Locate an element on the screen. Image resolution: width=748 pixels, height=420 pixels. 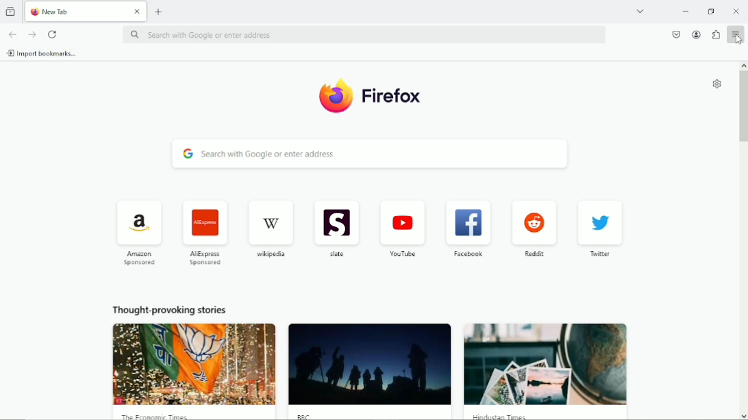
AliExpress is located at coordinates (202, 218).